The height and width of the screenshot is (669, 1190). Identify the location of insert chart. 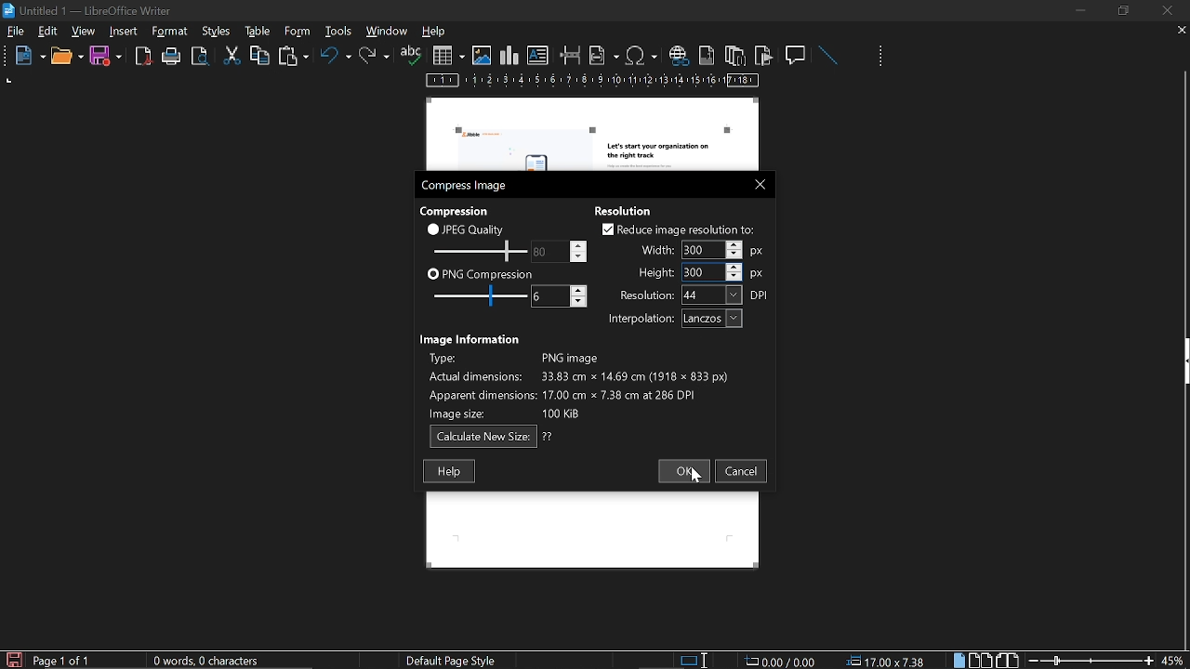
(509, 56).